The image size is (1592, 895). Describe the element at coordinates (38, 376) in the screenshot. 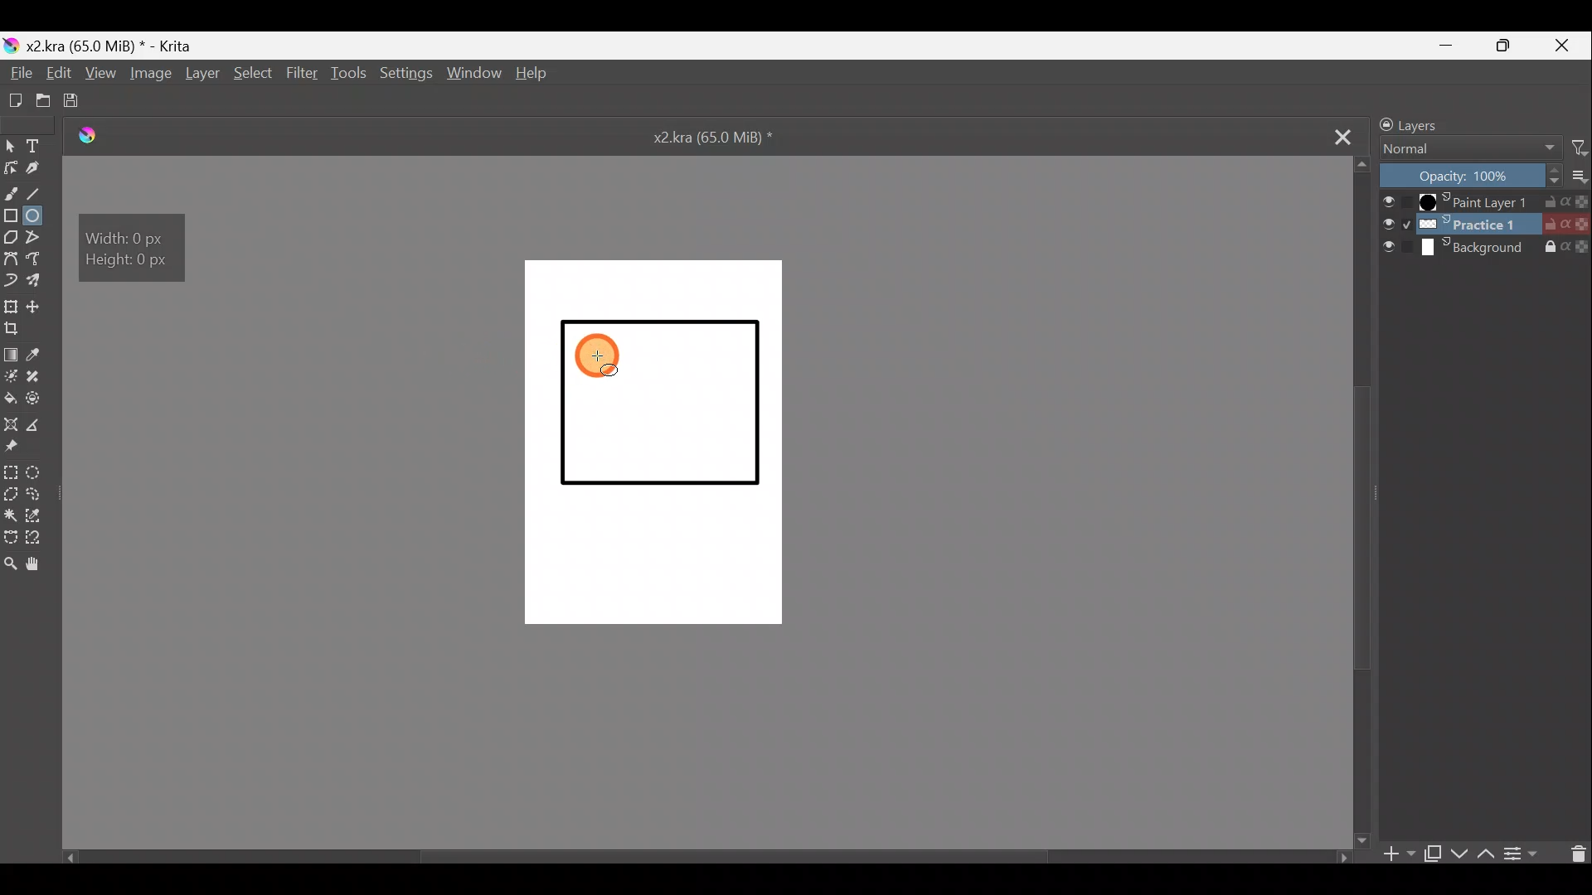

I see `Smart patch tool` at that location.